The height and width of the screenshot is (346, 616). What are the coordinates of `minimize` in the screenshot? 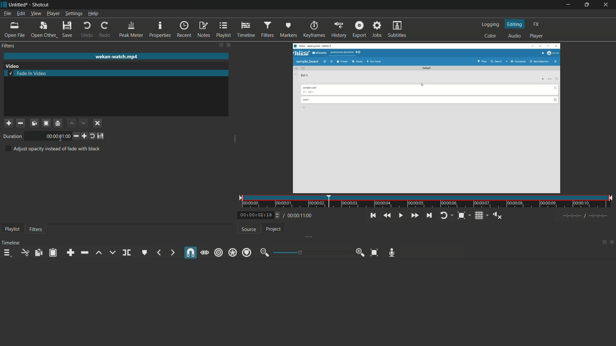 It's located at (569, 5).